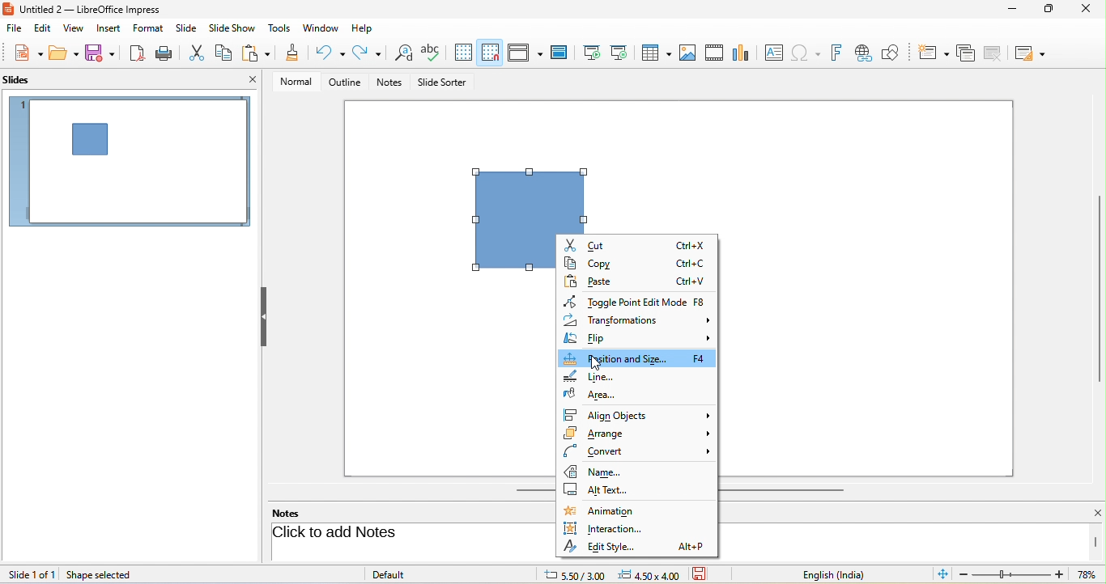 This screenshot has height=584, width=1106. Describe the element at coordinates (253, 79) in the screenshot. I see `close` at that location.